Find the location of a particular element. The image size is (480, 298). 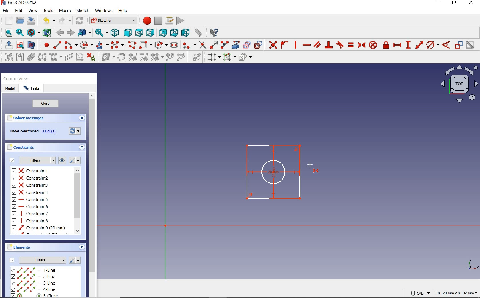

toggle driving/reference constraint  is located at coordinates (459, 45).